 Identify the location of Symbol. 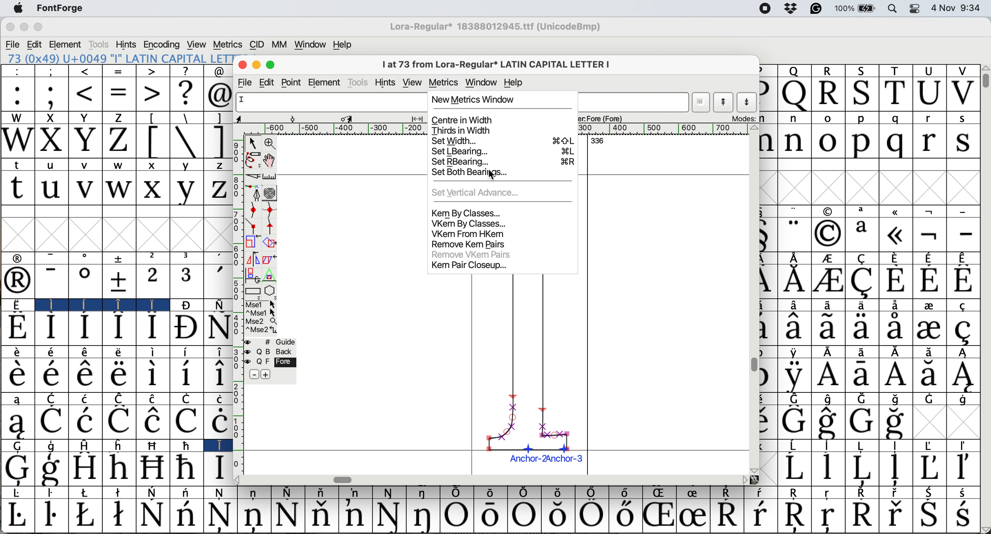
(86, 353).